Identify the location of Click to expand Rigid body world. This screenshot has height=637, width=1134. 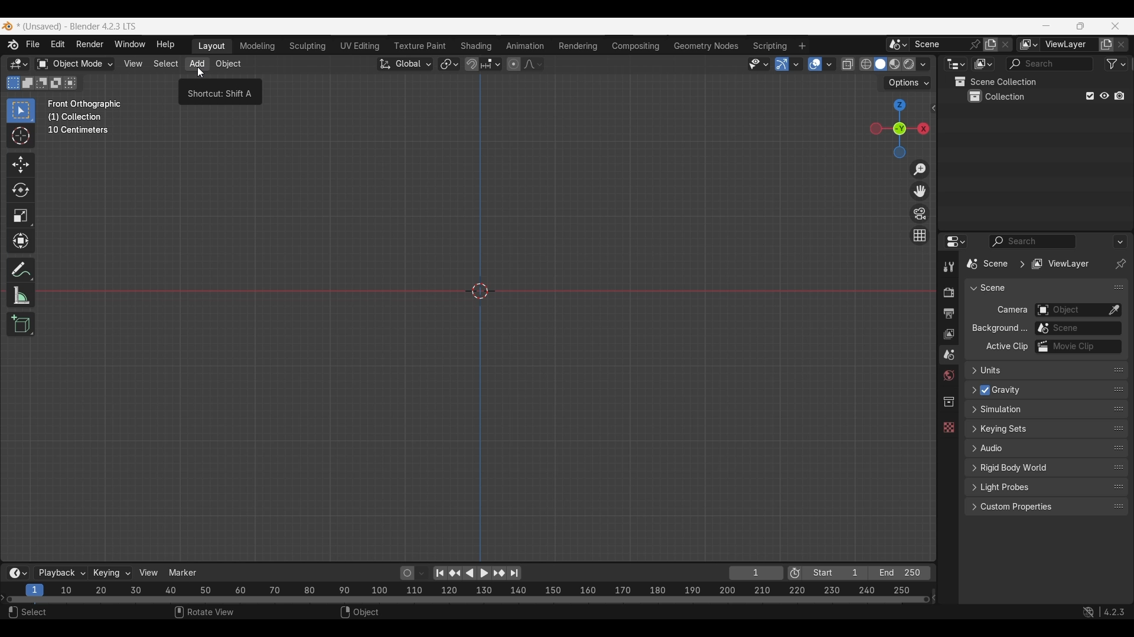
(1038, 467).